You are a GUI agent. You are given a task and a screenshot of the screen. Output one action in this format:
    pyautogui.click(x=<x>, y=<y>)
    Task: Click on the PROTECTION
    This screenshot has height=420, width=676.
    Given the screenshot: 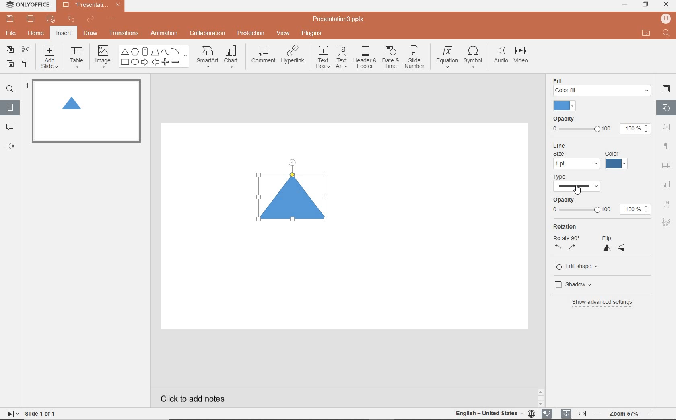 What is the action you would take?
    pyautogui.click(x=251, y=32)
    